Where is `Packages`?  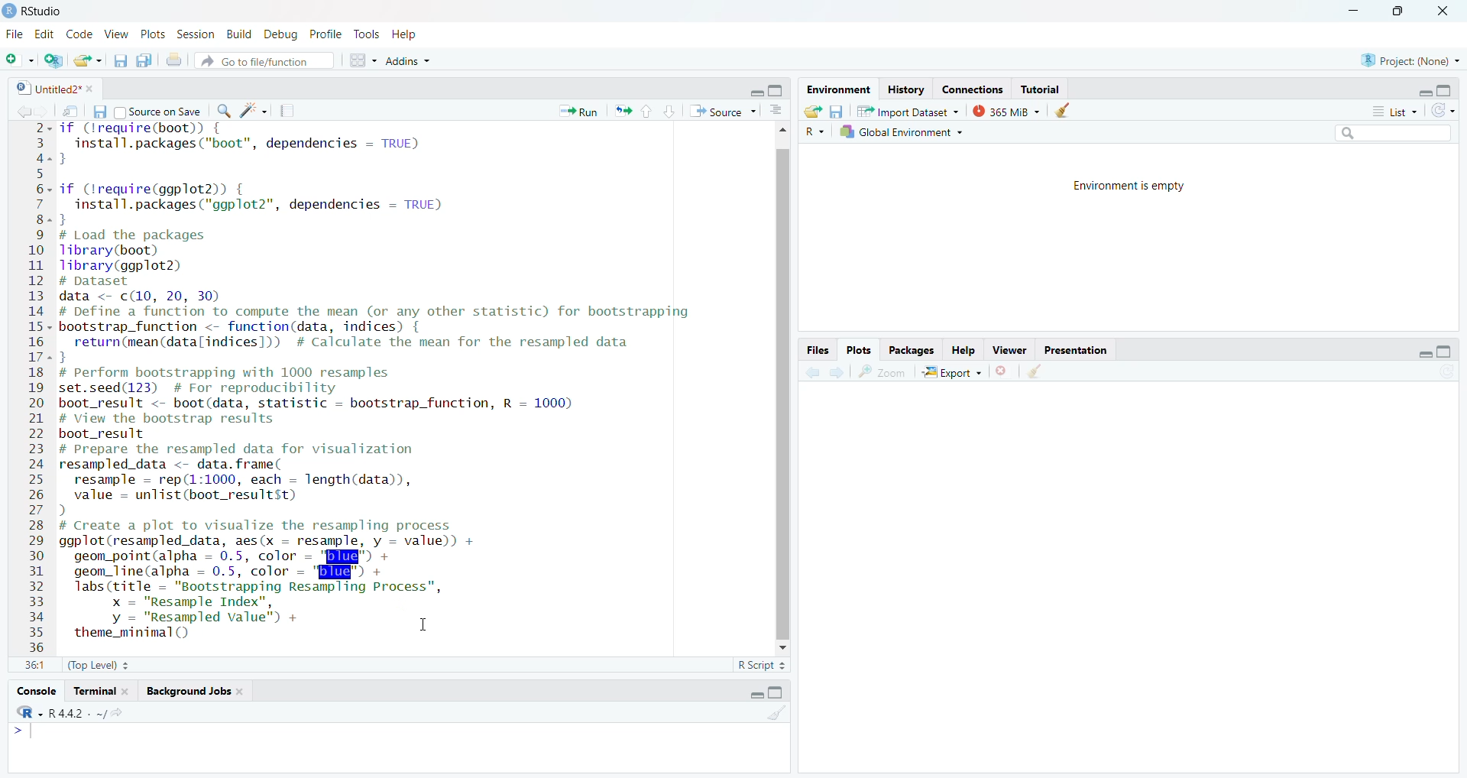
Packages is located at coordinates (911, 348).